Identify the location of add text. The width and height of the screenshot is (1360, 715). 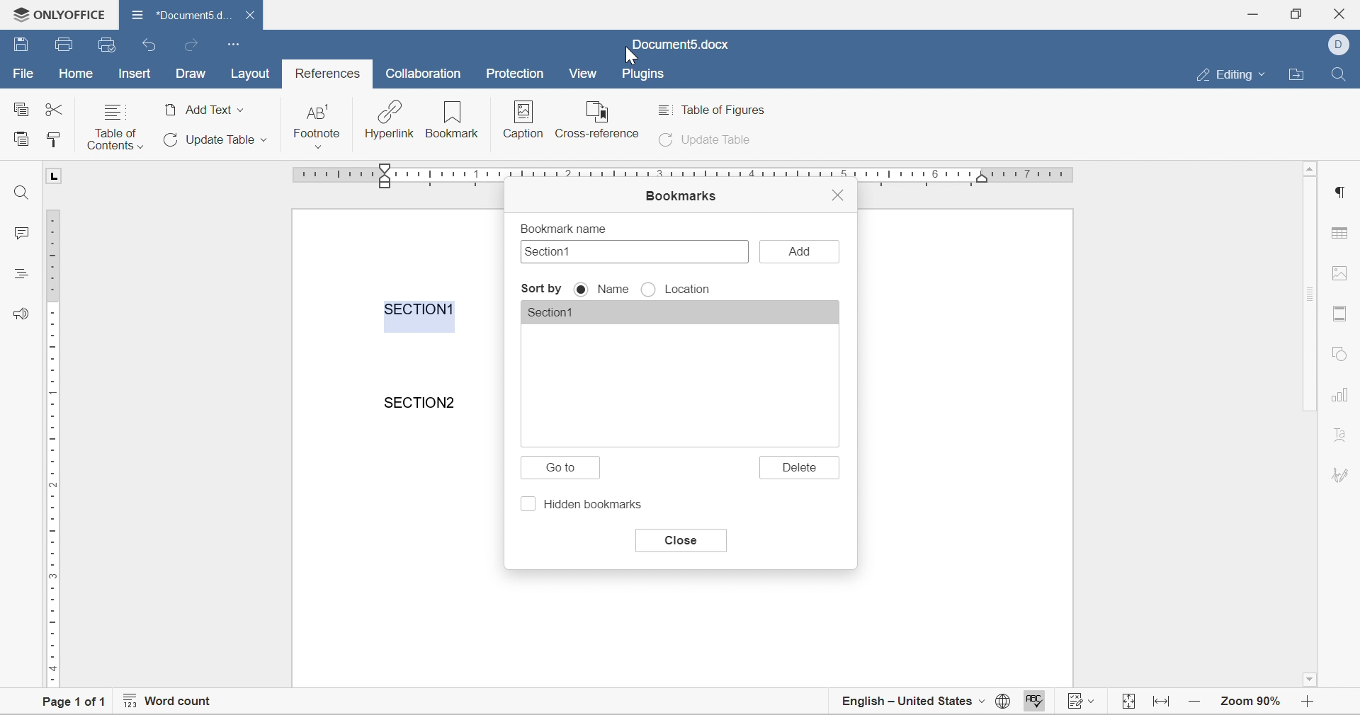
(205, 110).